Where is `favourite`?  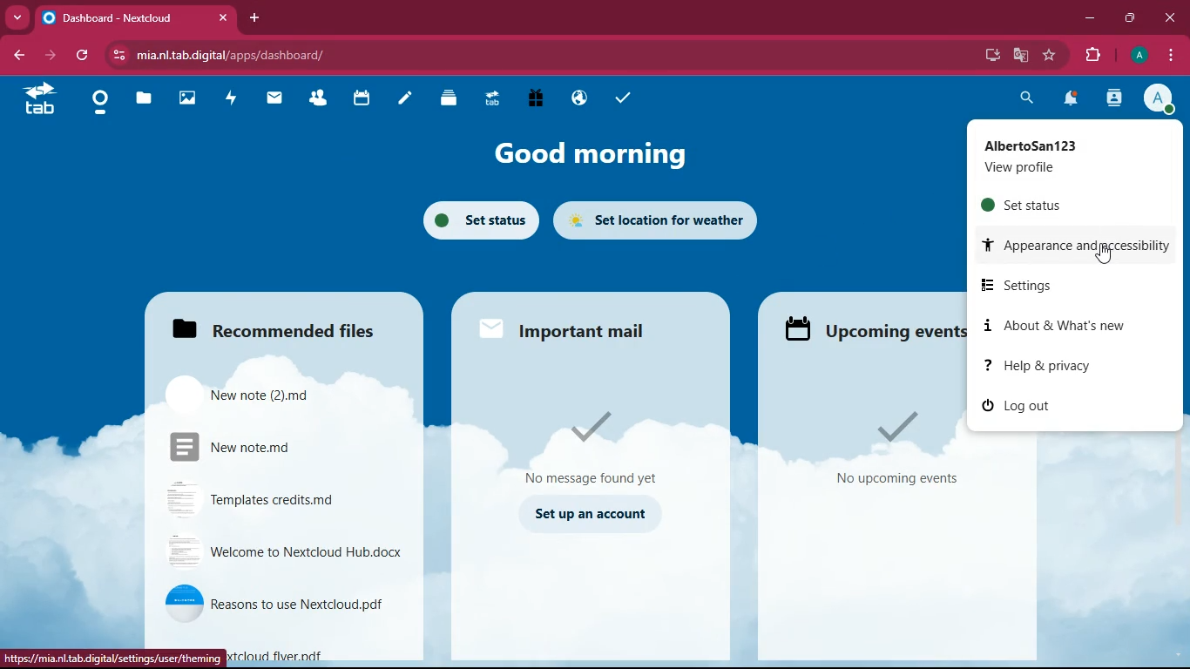
favourite is located at coordinates (1046, 56).